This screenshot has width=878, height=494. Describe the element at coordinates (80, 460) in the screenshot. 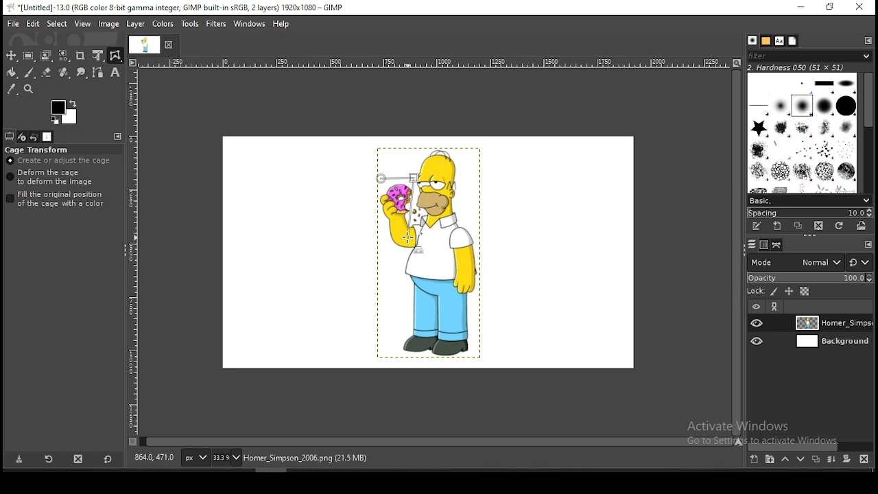

I see `delete tool preset` at that location.